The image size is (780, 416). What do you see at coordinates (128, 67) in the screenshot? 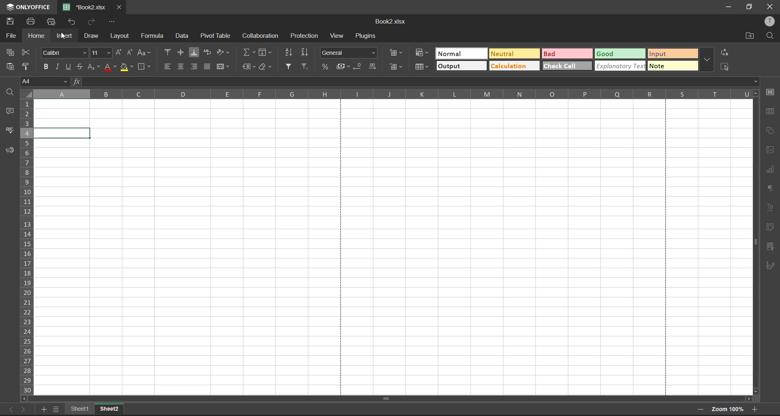
I see `fill color` at bounding box center [128, 67].